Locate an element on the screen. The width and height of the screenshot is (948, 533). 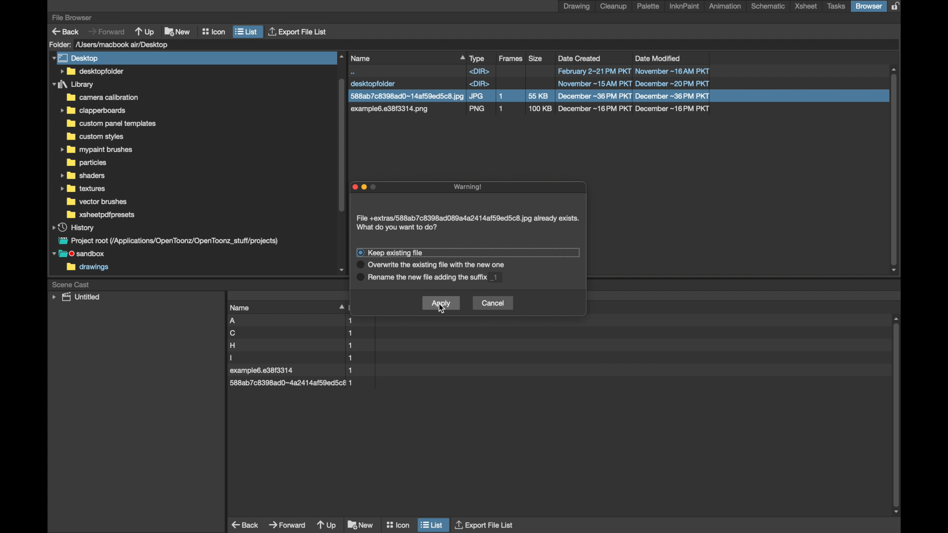
up is located at coordinates (327, 526).